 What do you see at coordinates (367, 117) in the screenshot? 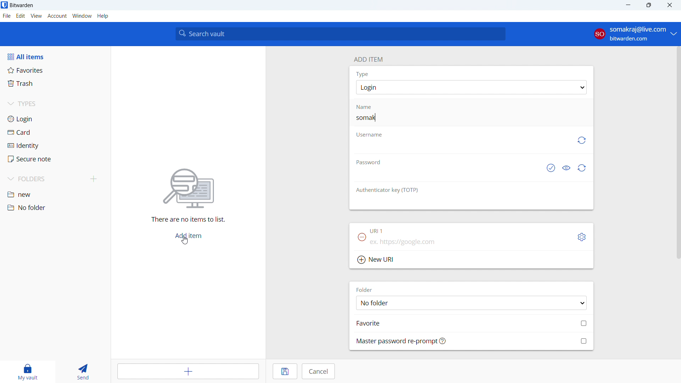
I see `name typed` at bounding box center [367, 117].